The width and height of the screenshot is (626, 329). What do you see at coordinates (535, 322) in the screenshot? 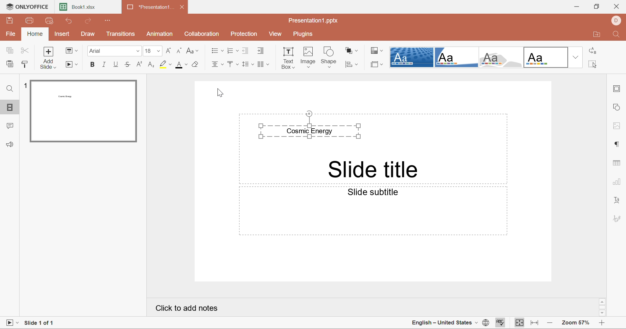
I see `Fit to width` at bounding box center [535, 322].